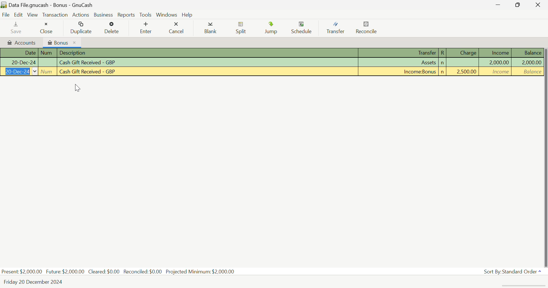 This screenshot has height=288, width=548. Describe the element at coordinates (36, 282) in the screenshot. I see `Friday 20 December 2024` at that location.